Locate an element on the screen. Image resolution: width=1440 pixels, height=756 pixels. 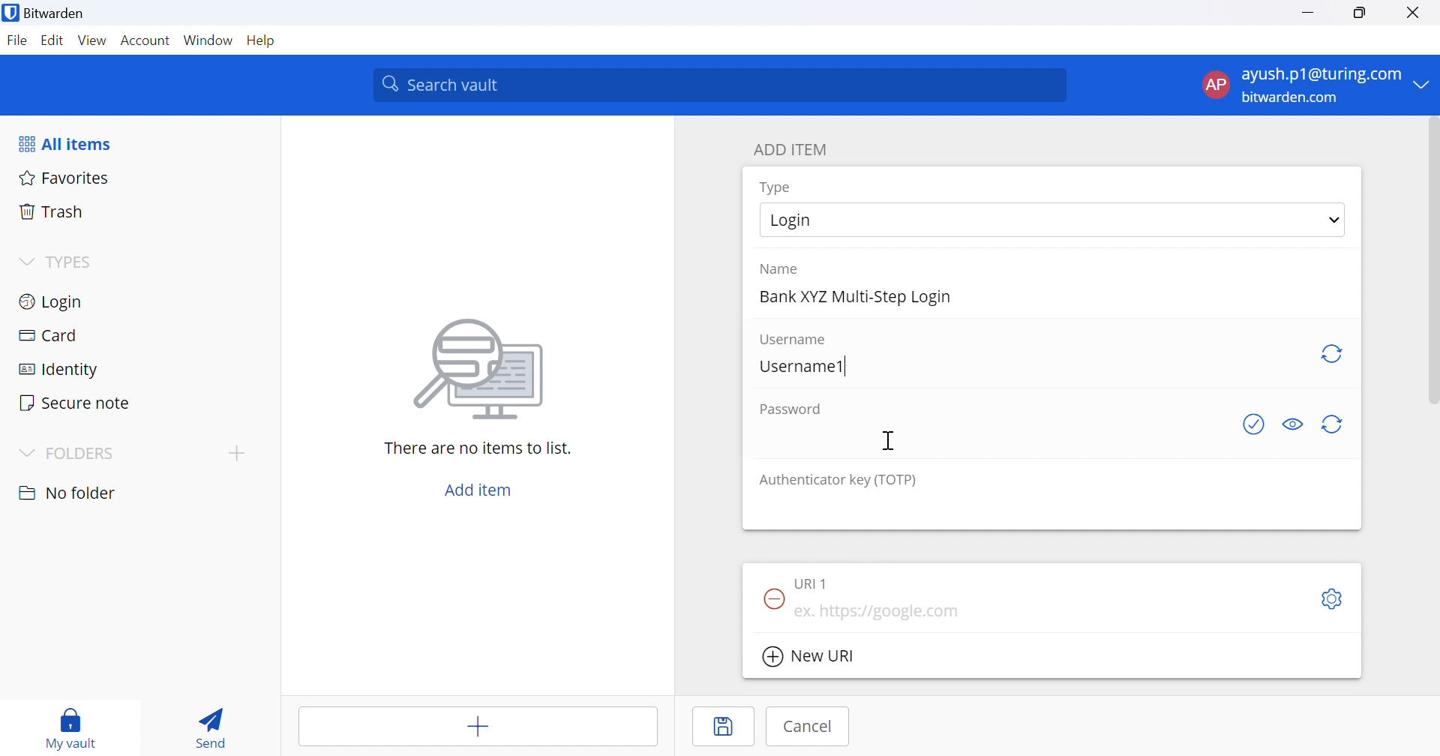
Remove is located at coordinates (771, 597).